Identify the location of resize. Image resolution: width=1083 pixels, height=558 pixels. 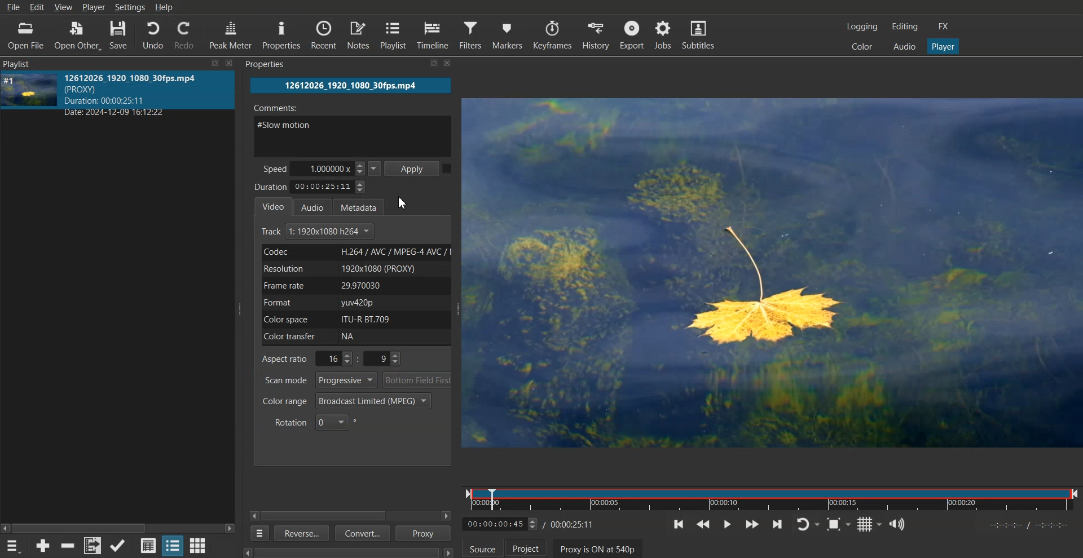
(428, 65).